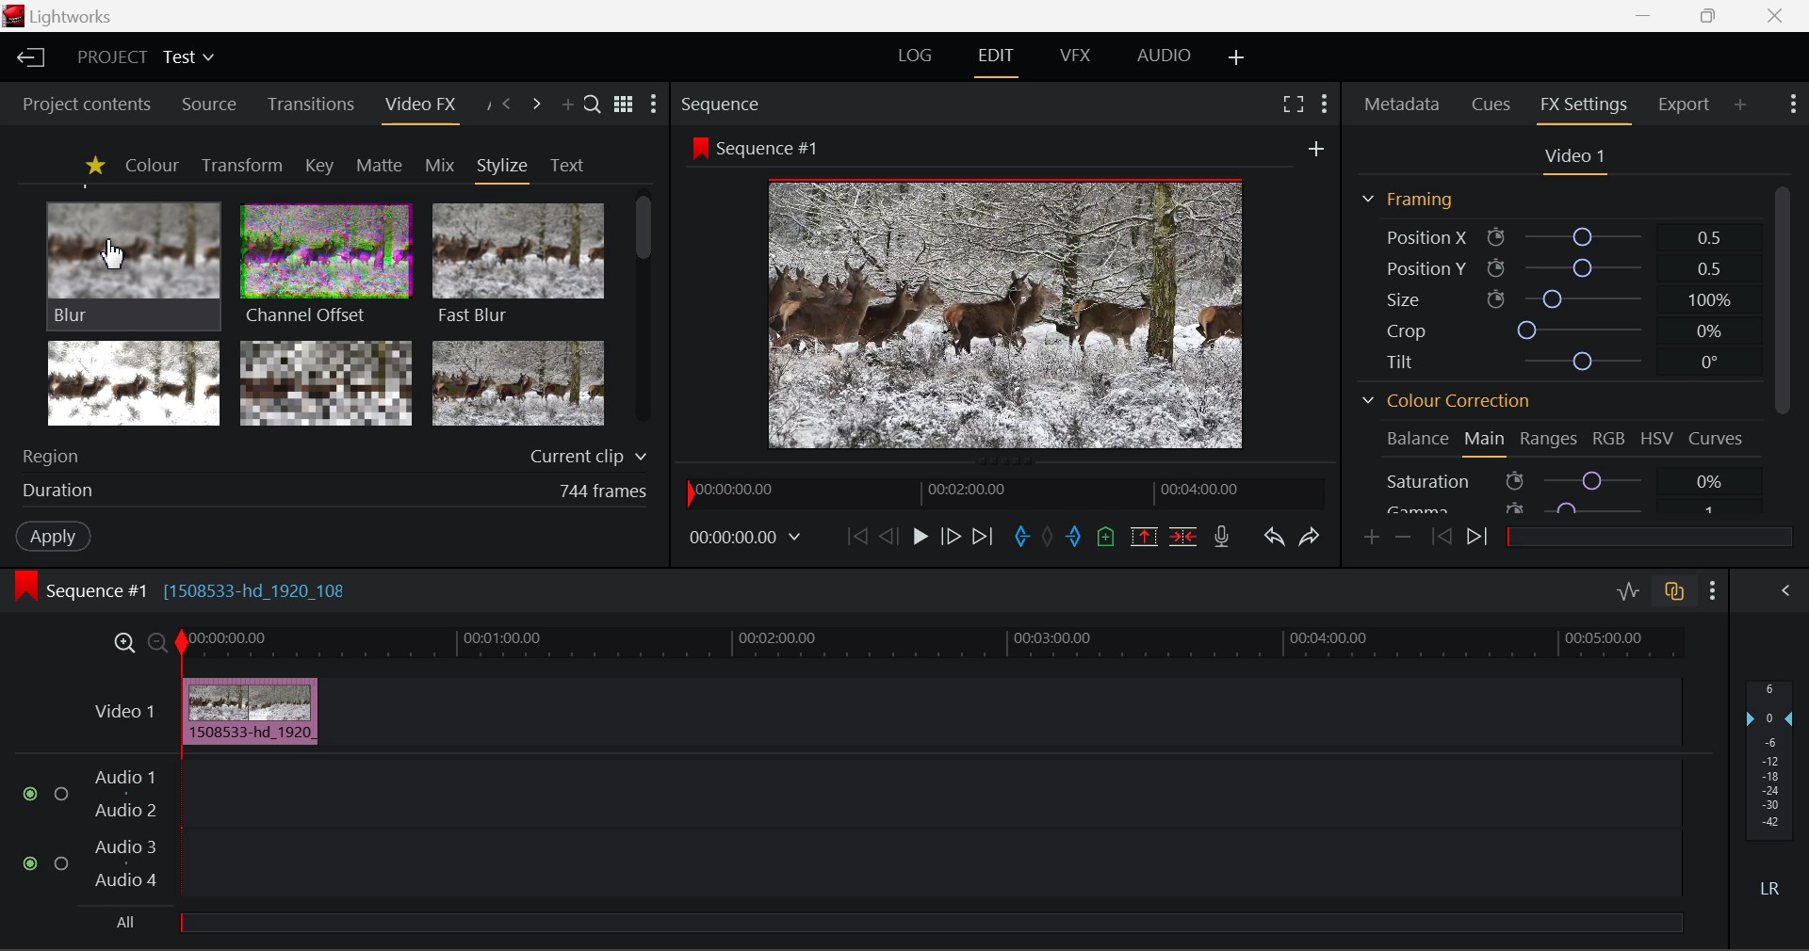  What do you see at coordinates (1684, 101) in the screenshot?
I see `Export` at bounding box center [1684, 101].